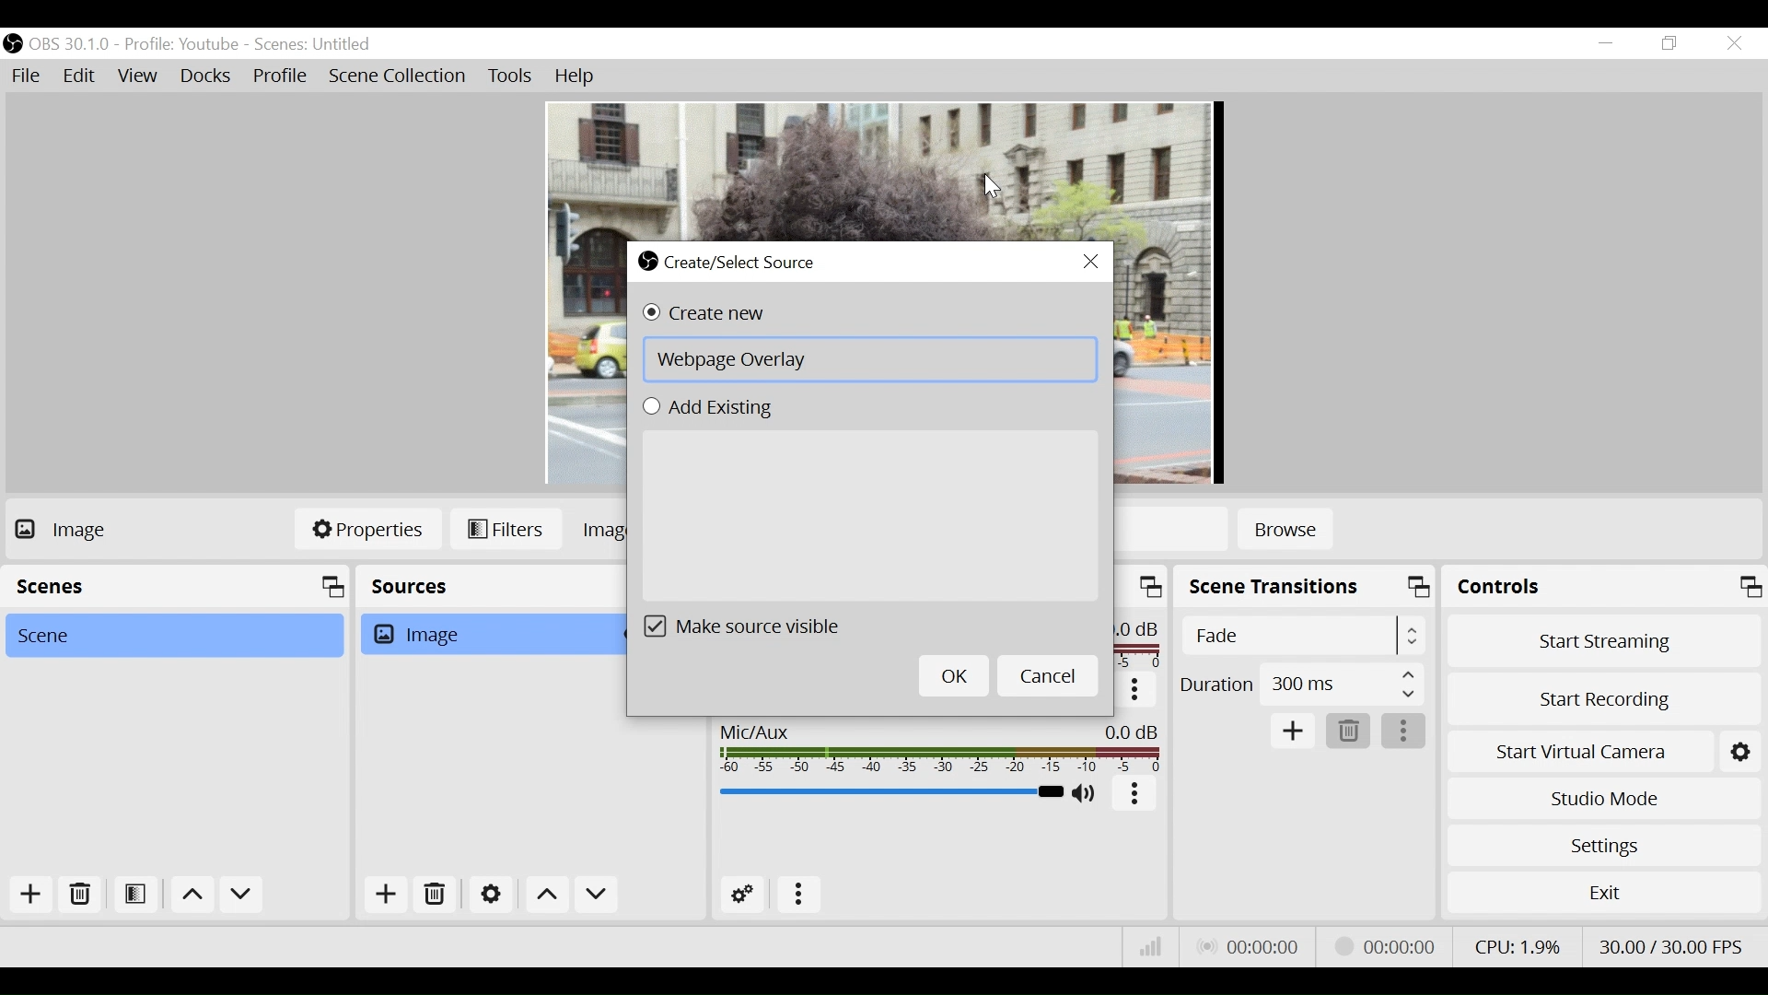 This screenshot has height=995, width=1768. Describe the element at coordinates (1137, 797) in the screenshot. I see `More Options` at that location.